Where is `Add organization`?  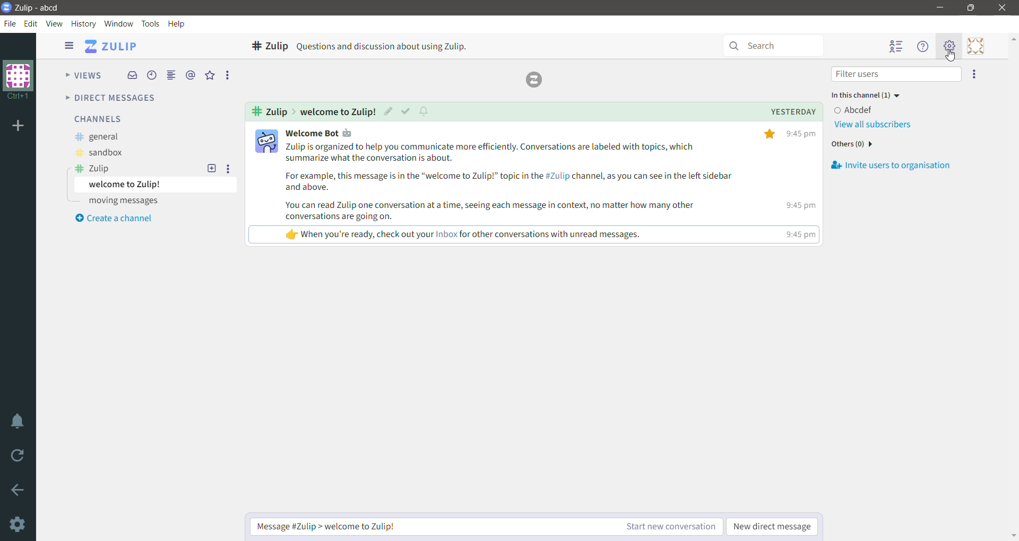 Add organization is located at coordinates (20, 126).